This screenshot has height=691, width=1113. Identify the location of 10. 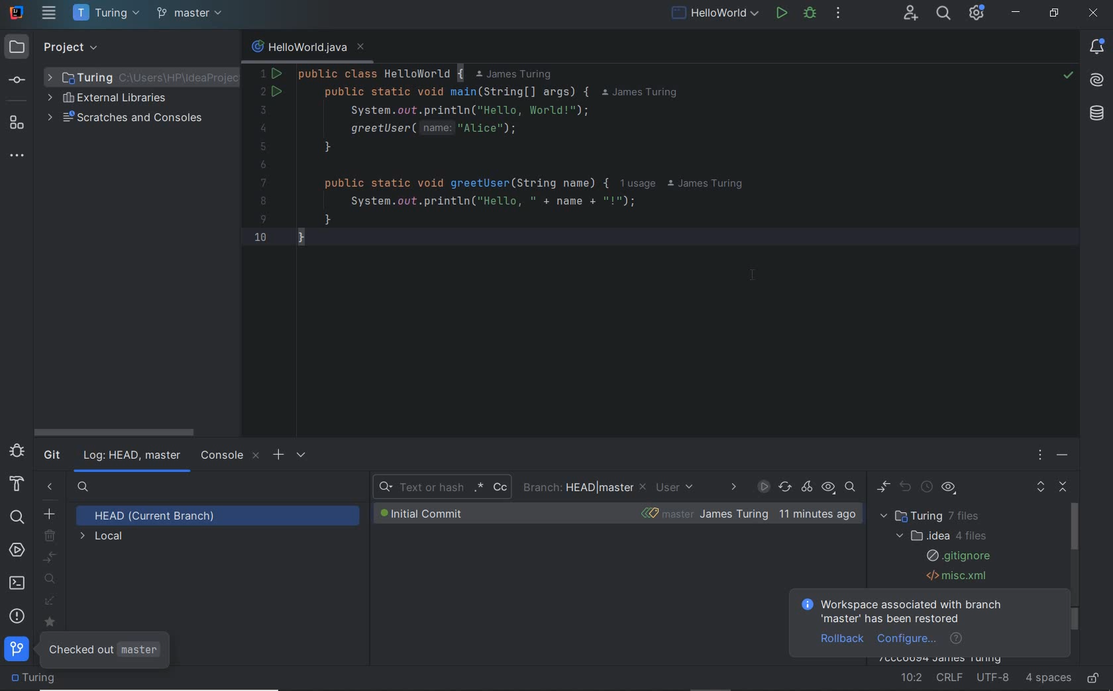
(260, 236).